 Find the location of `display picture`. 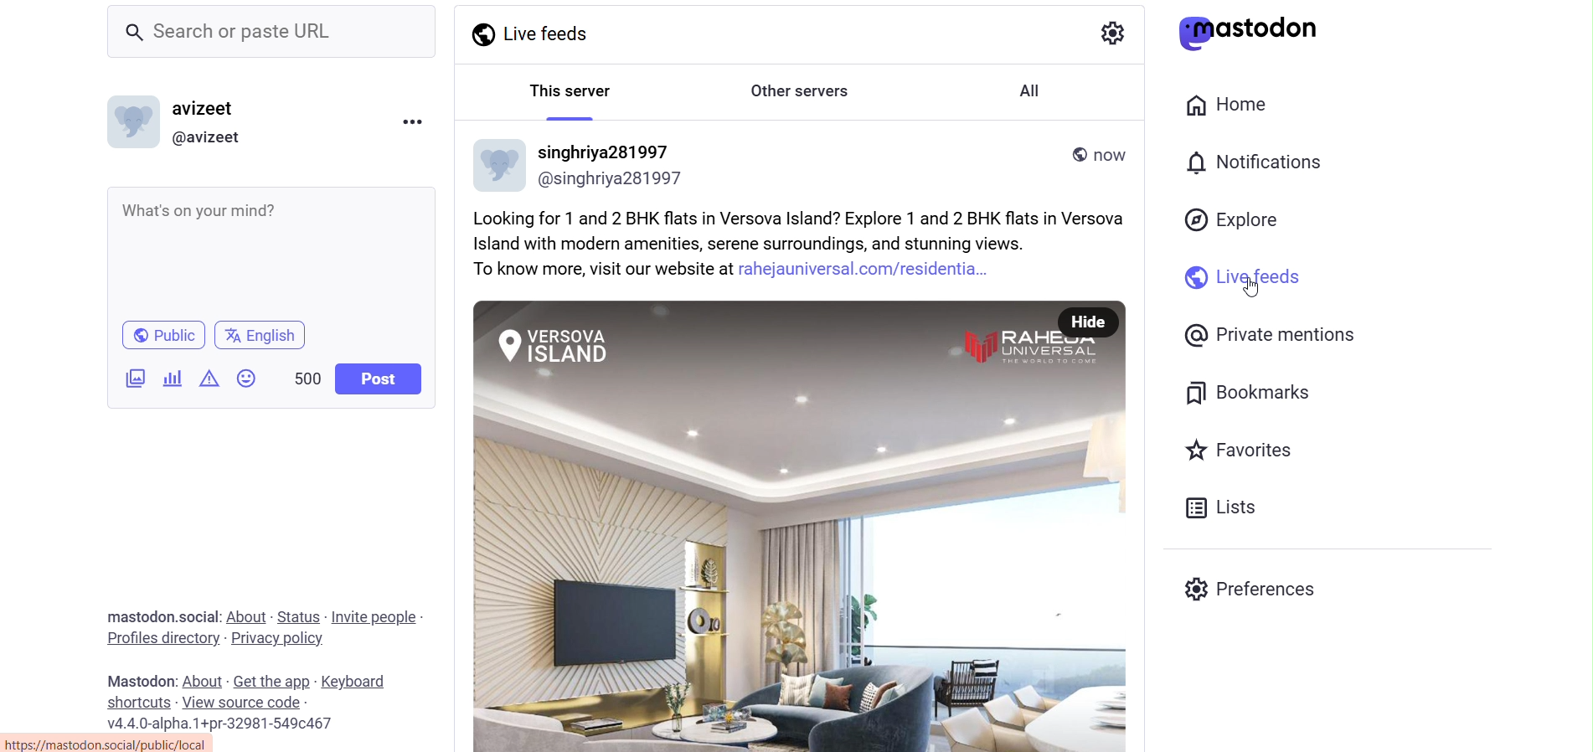

display picture is located at coordinates (133, 122).